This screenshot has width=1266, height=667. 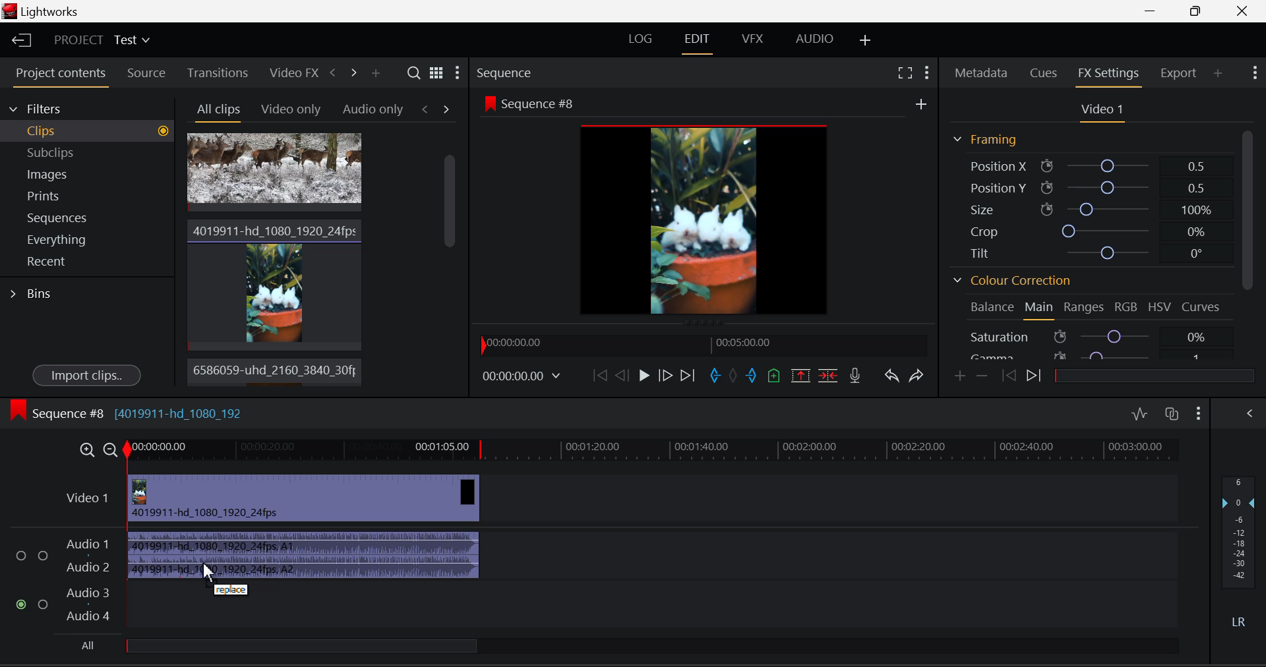 What do you see at coordinates (88, 240) in the screenshot?
I see `Everything` at bounding box center [88, 240].